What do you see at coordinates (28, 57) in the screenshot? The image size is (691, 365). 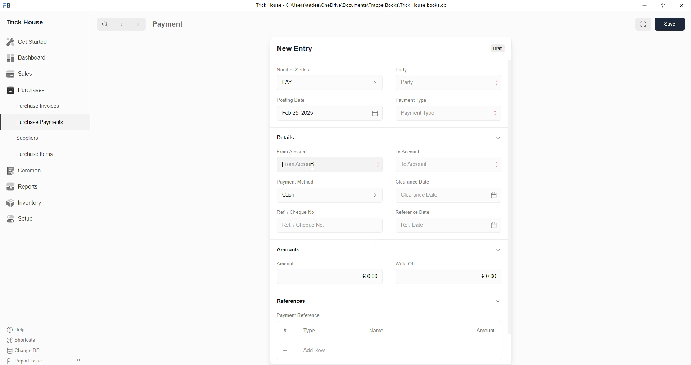 I see `Dashboard` at bounding box center [28, 57].